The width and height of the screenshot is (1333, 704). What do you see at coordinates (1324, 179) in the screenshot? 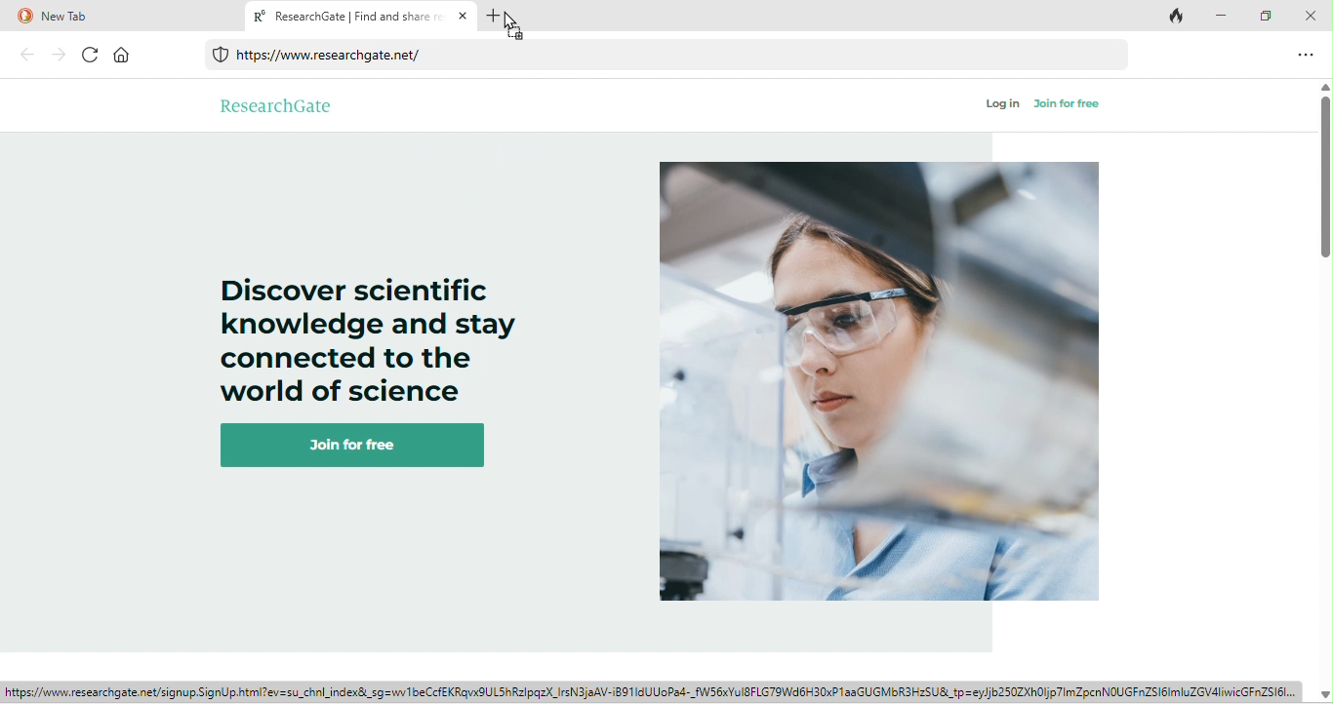
I see `Vertical Scroll bar` at bounding box center [1324, 179].